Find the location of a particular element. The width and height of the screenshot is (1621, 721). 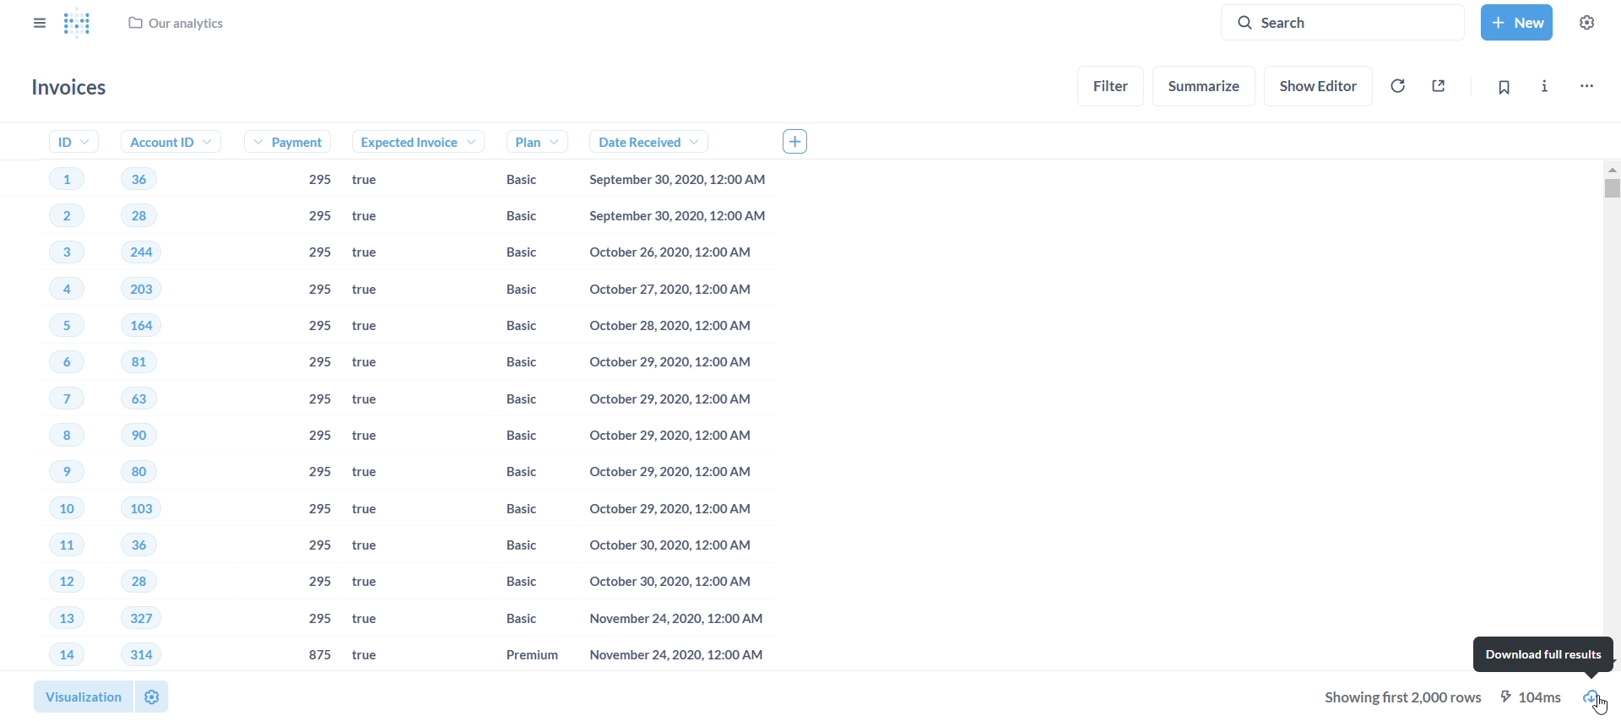

November 24,2020, 12:00 AM is located at coordinates (670, 656).